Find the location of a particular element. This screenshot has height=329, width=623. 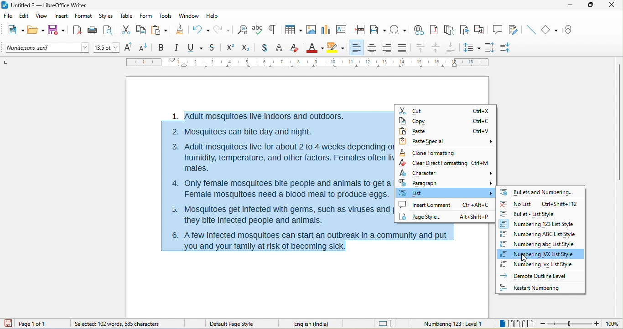

numbering ivx list style is located at coordinates (540, 264).